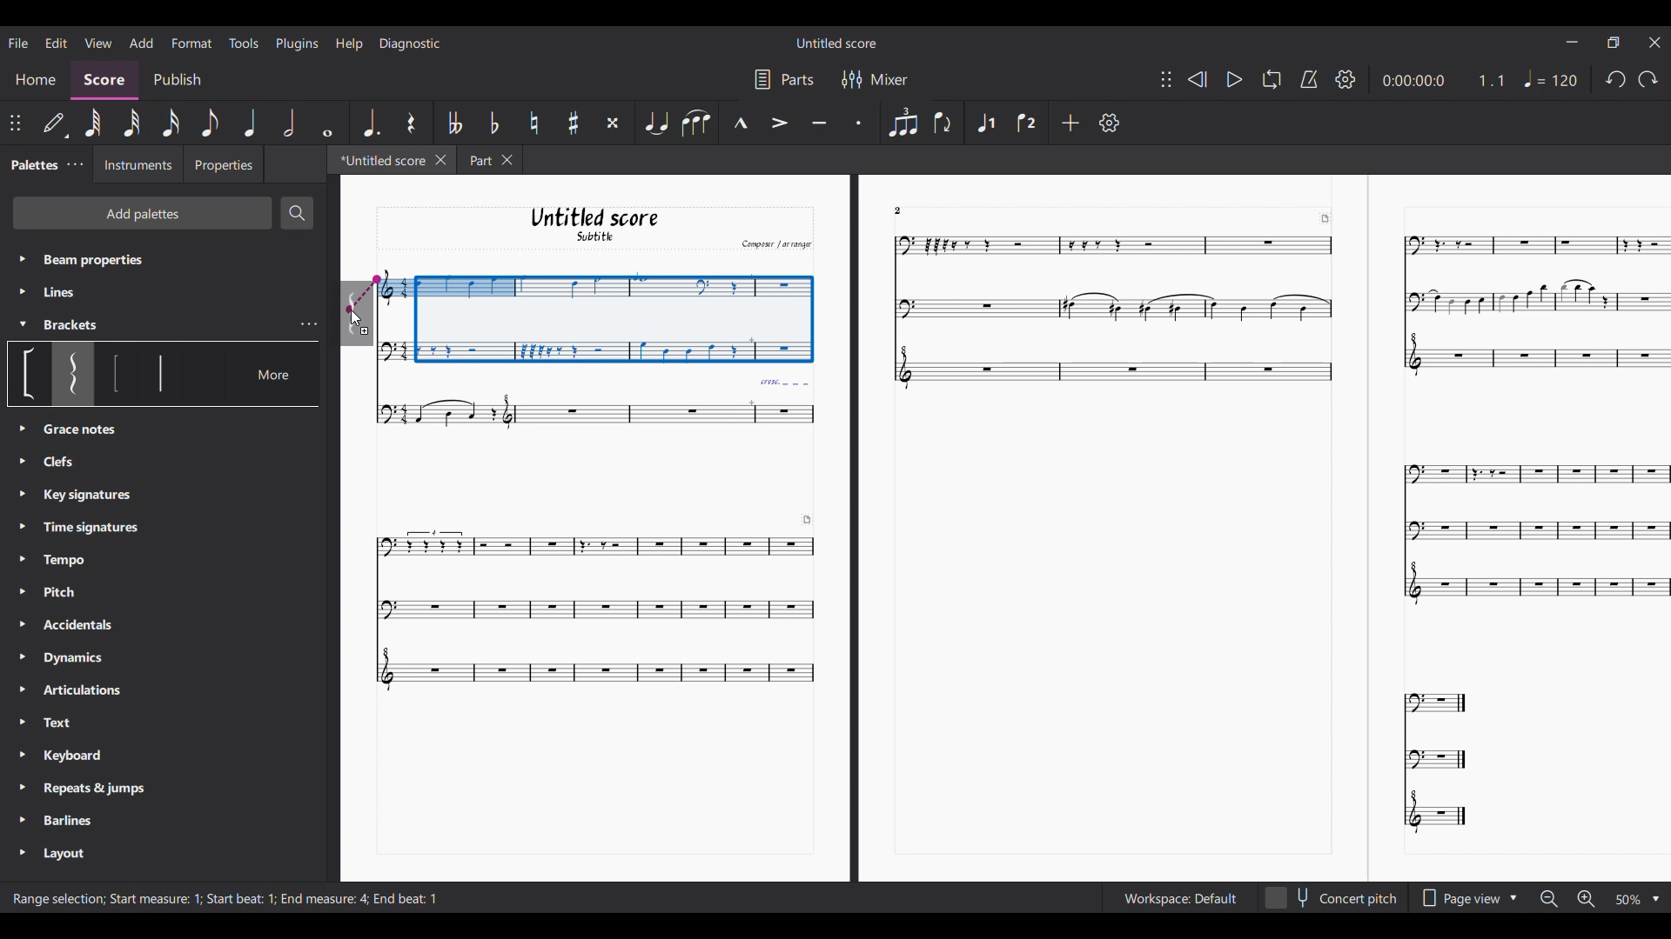  I want to click on Voice 1, so click(986, 121).